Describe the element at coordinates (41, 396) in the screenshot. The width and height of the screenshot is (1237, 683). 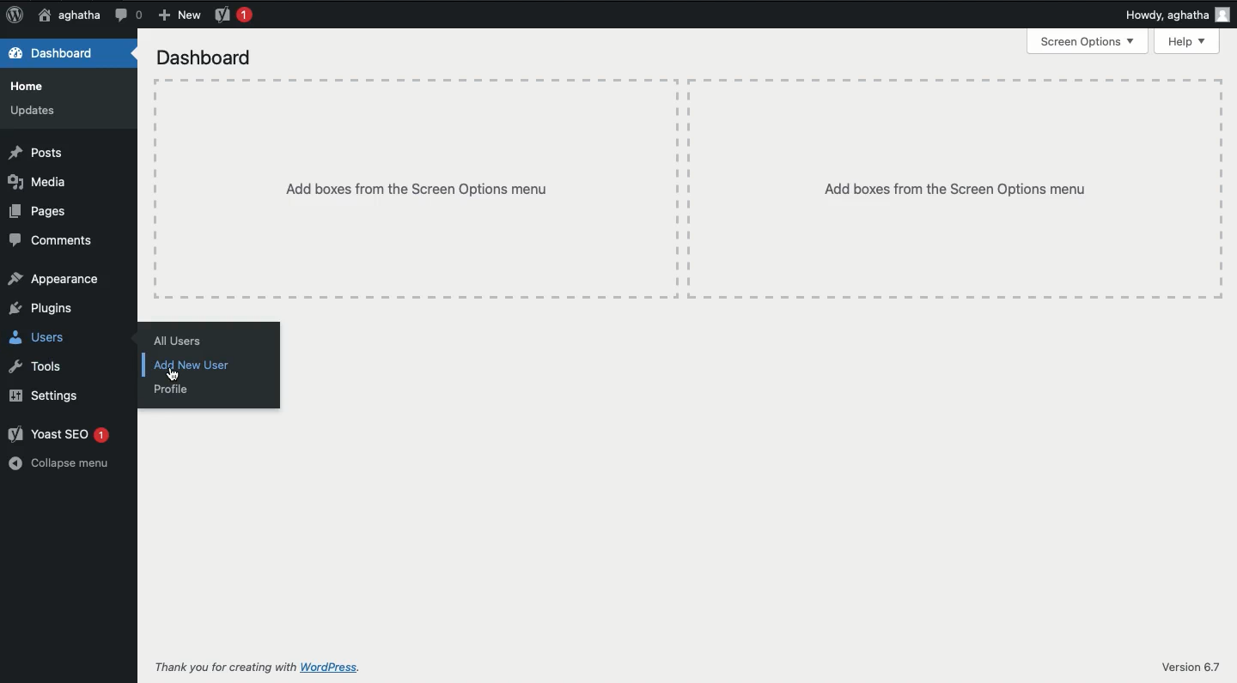
I see `Settings` at that location.